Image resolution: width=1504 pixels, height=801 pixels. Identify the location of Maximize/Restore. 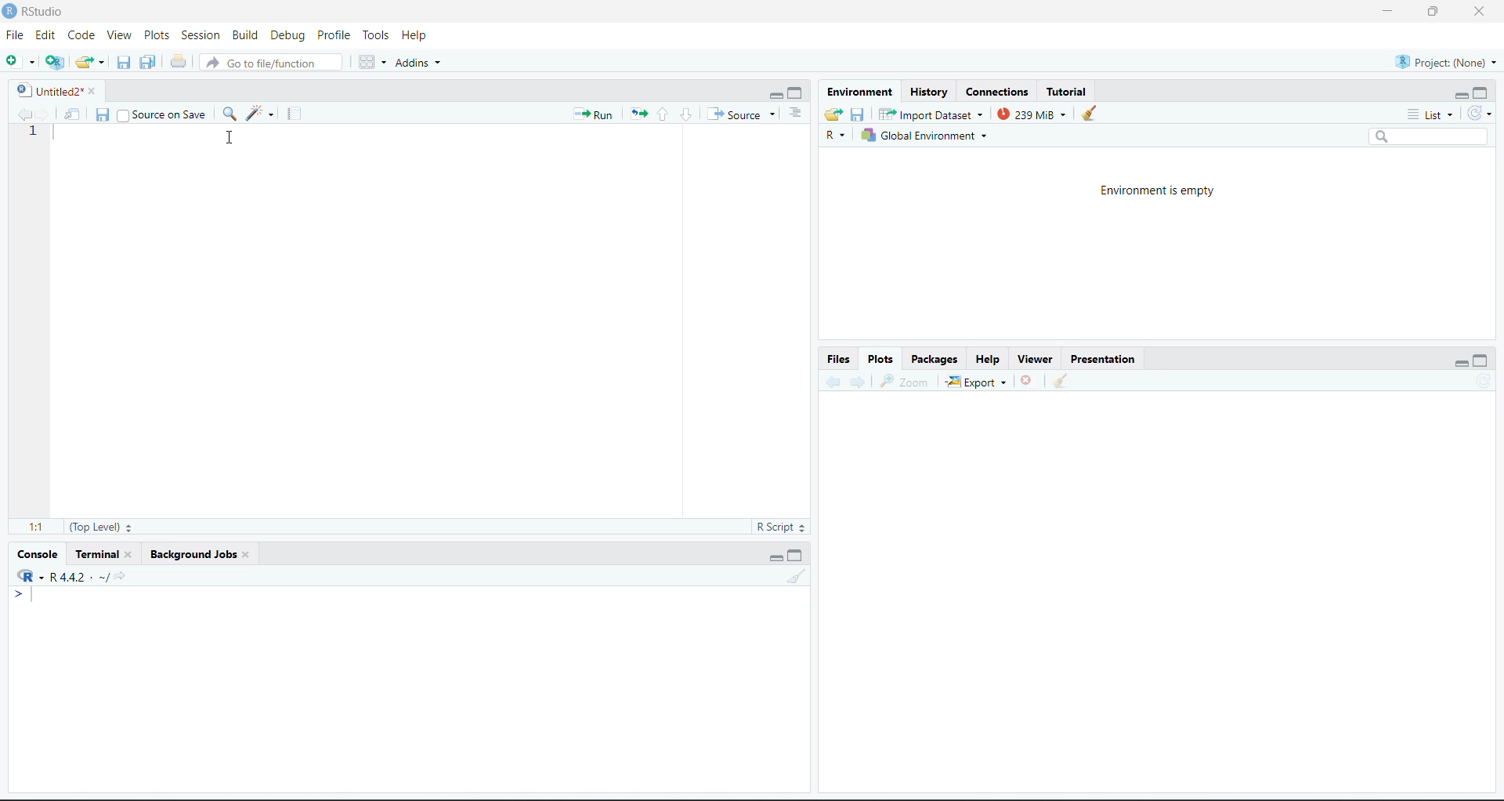
(1433, 12).